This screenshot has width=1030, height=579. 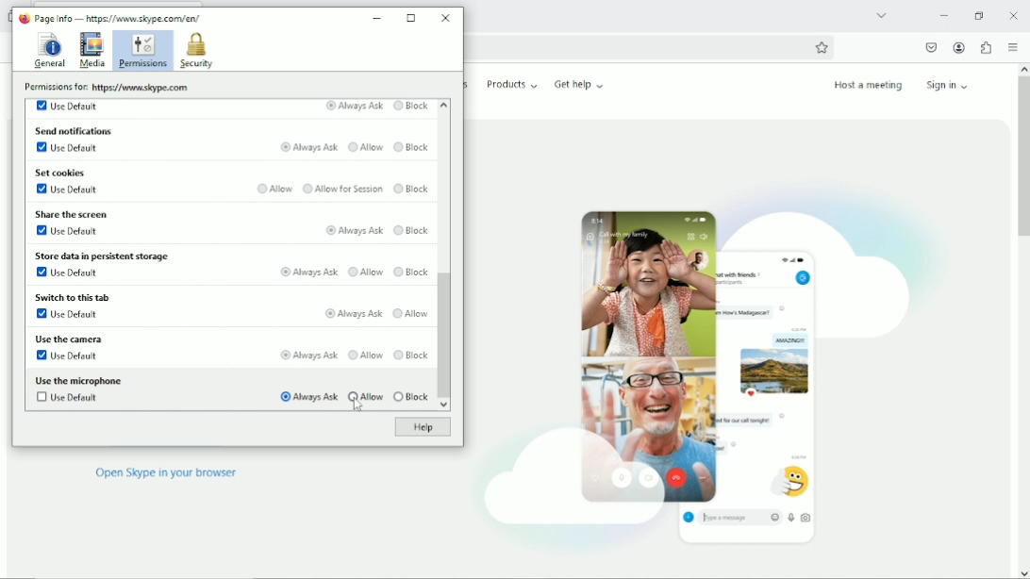 What do you see at coordinates (443, 104) in the screenshot?
I see `scroll up` at bounding box center [443, 104].